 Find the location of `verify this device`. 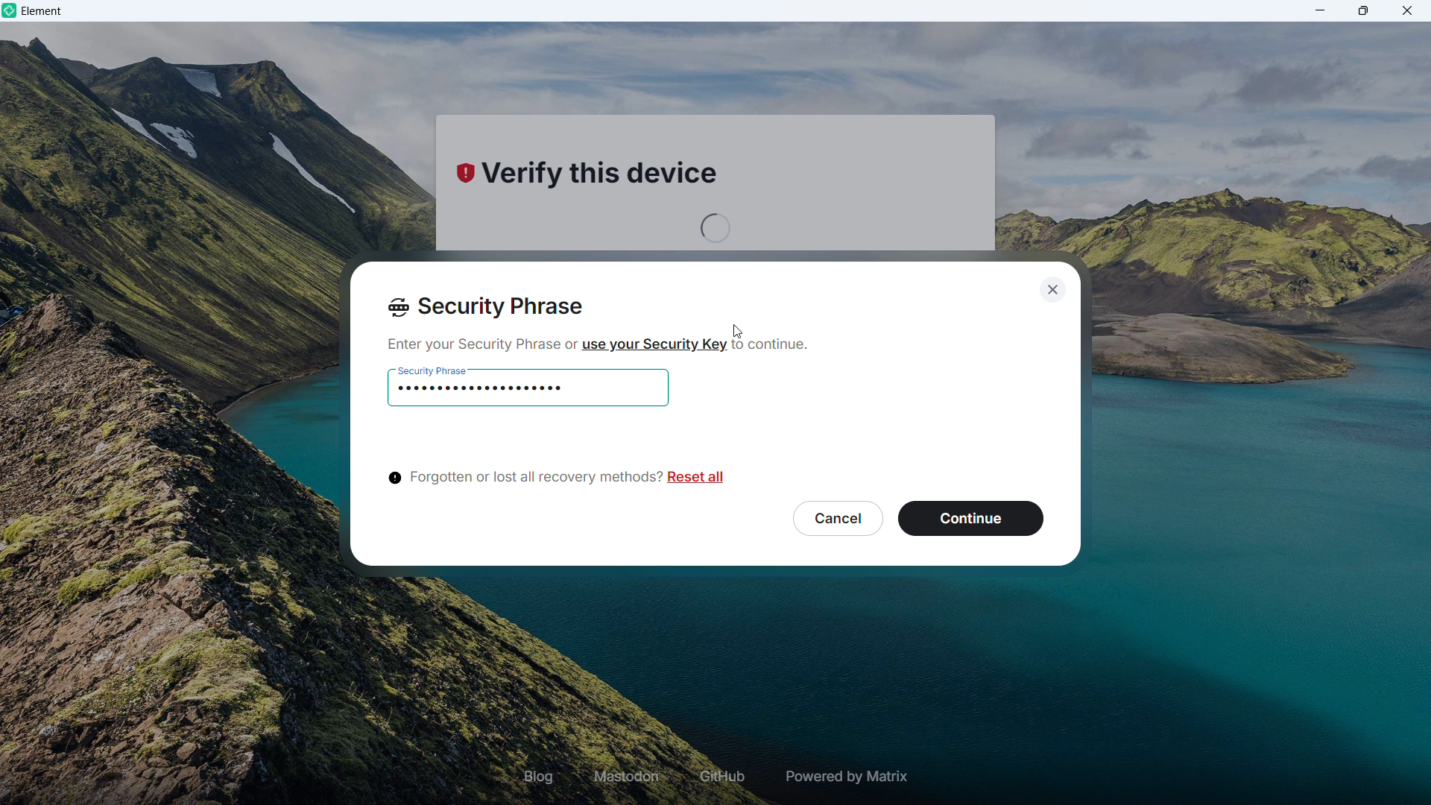

verify this device is located at coordinates (611, 180).